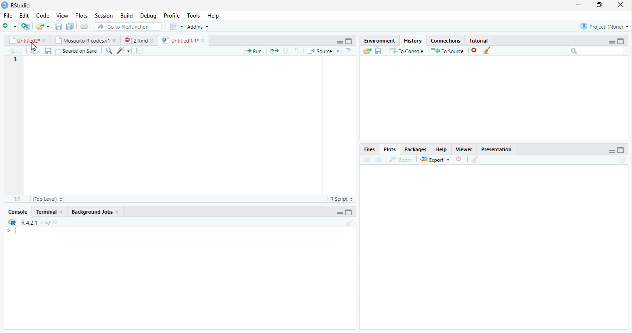 Image resolution: width=632 pixels, height=334 pixels. What do you see at coordinates (340, 200) in the screenshot?
I see `R SCRIPT` at bounding box center [340, 200].